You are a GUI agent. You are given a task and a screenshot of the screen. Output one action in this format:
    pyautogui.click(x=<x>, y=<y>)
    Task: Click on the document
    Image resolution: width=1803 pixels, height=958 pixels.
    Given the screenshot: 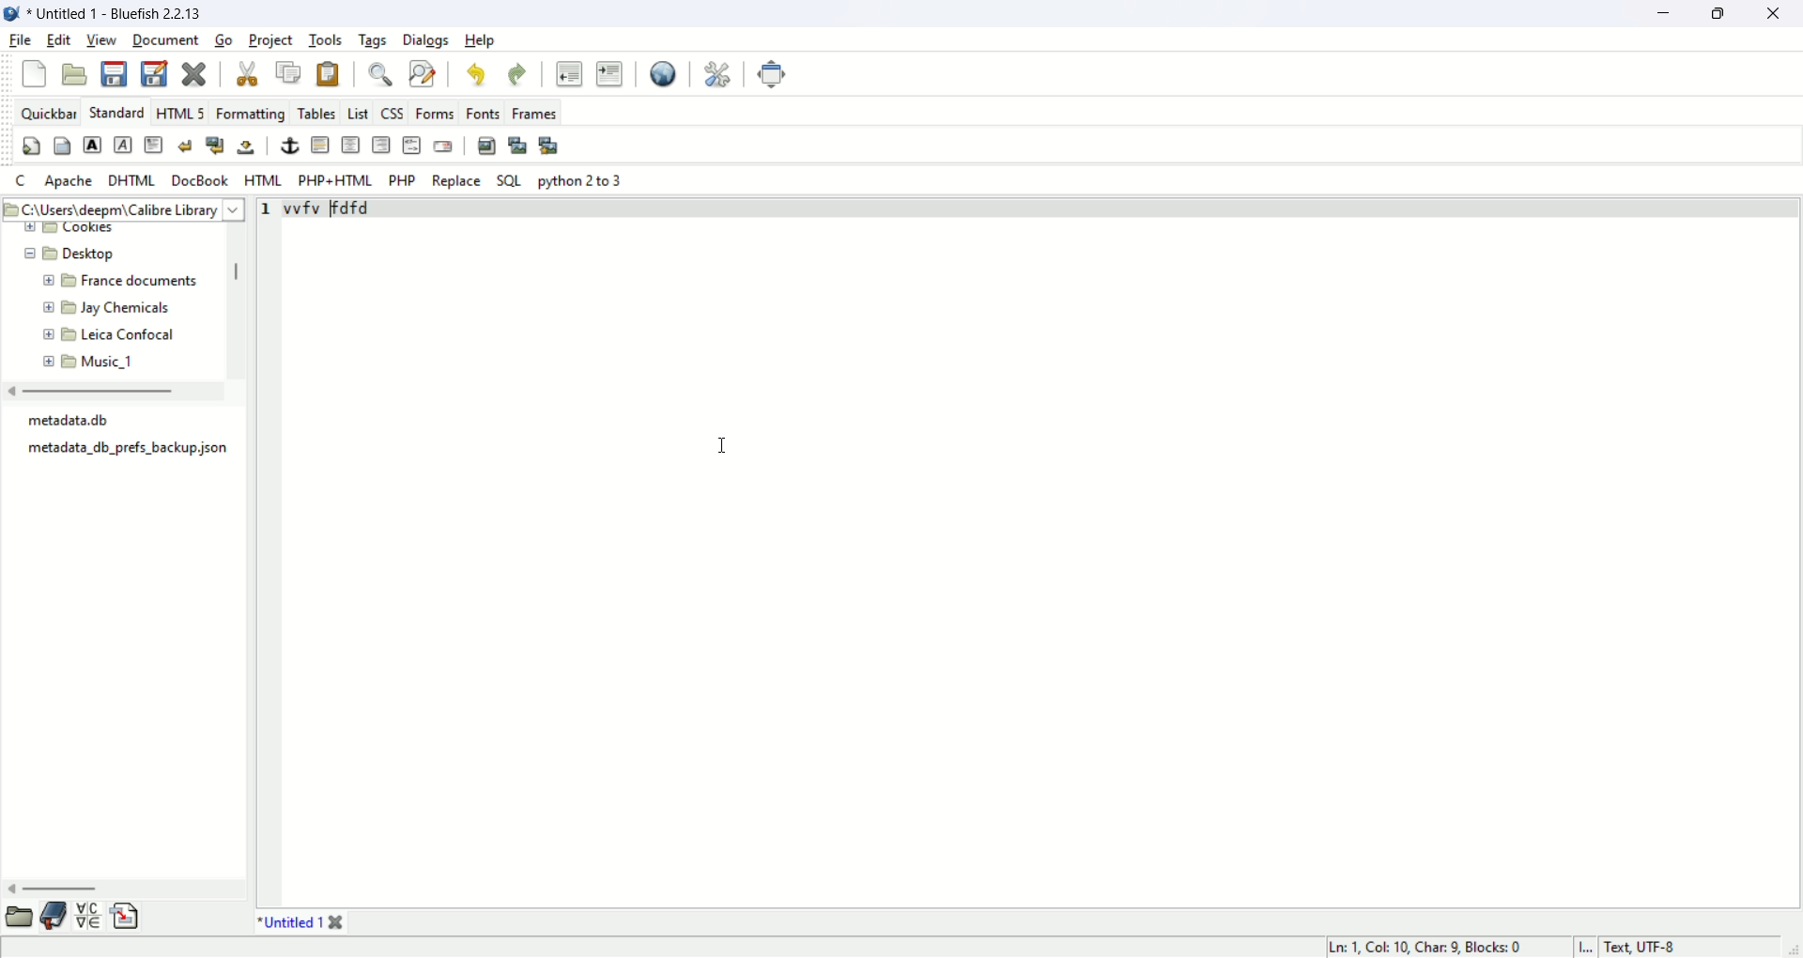 What is the action you would take?
    pyautogui.click(x=164, y=41)
    